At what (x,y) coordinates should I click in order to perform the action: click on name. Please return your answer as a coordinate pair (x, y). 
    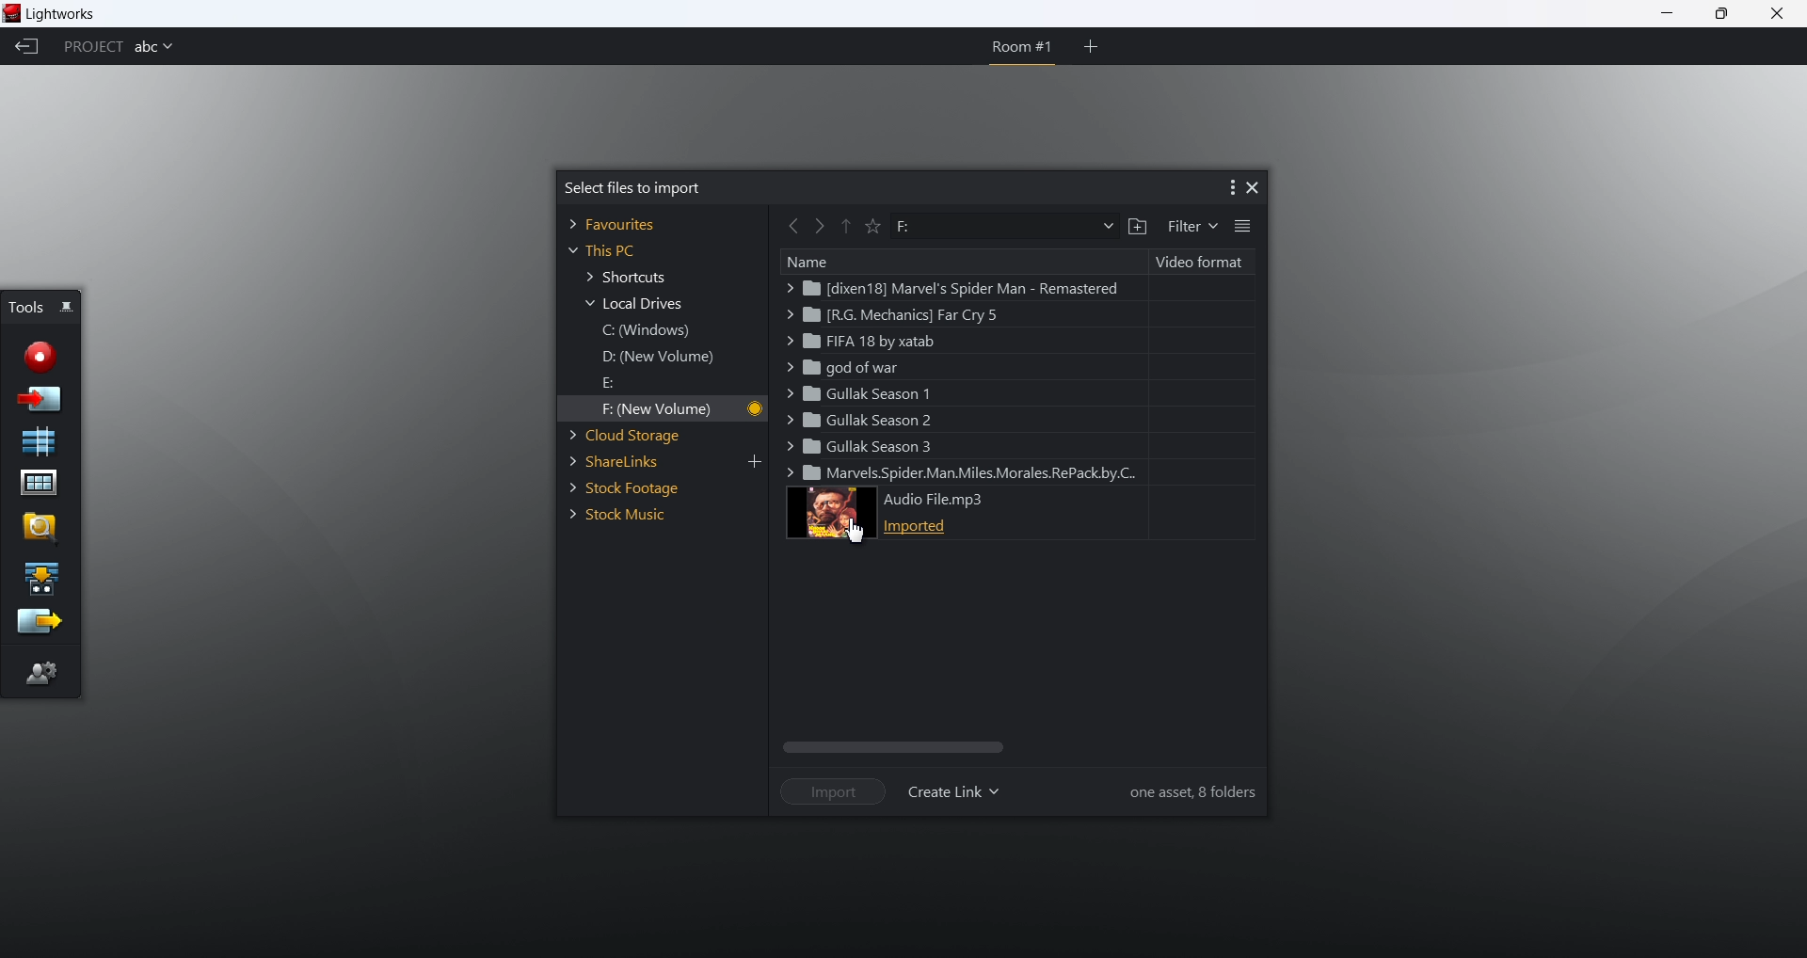
    Looking at the image, I should click on (810, 260).